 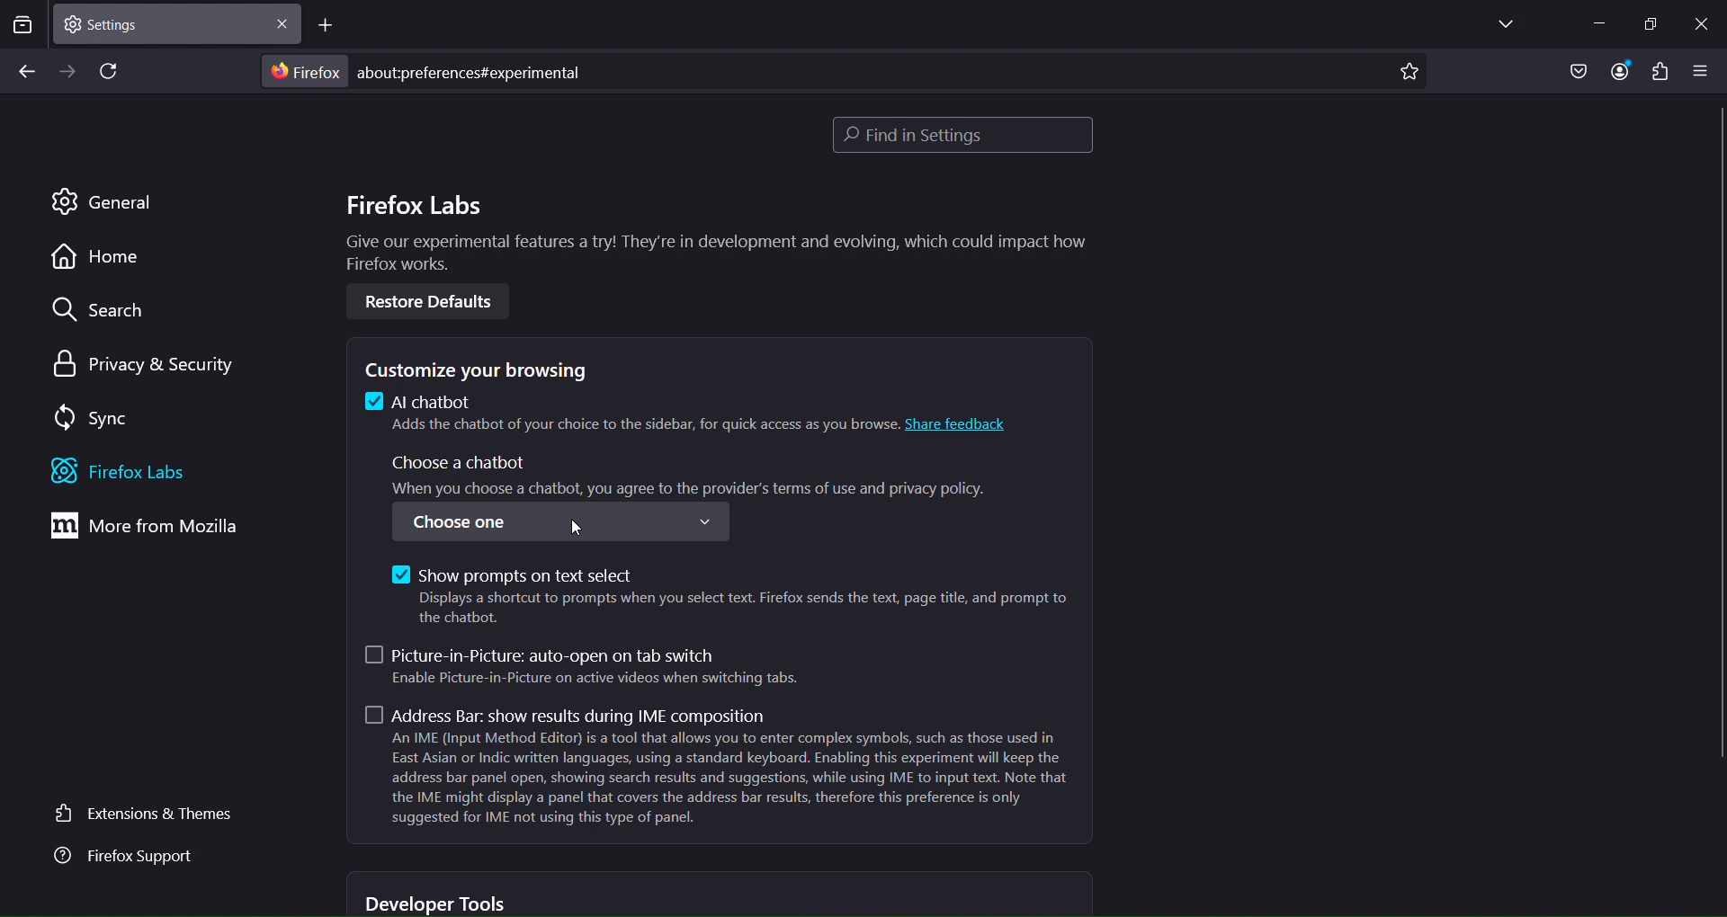 I want to click on find in settings, so click(x=958, y=135).